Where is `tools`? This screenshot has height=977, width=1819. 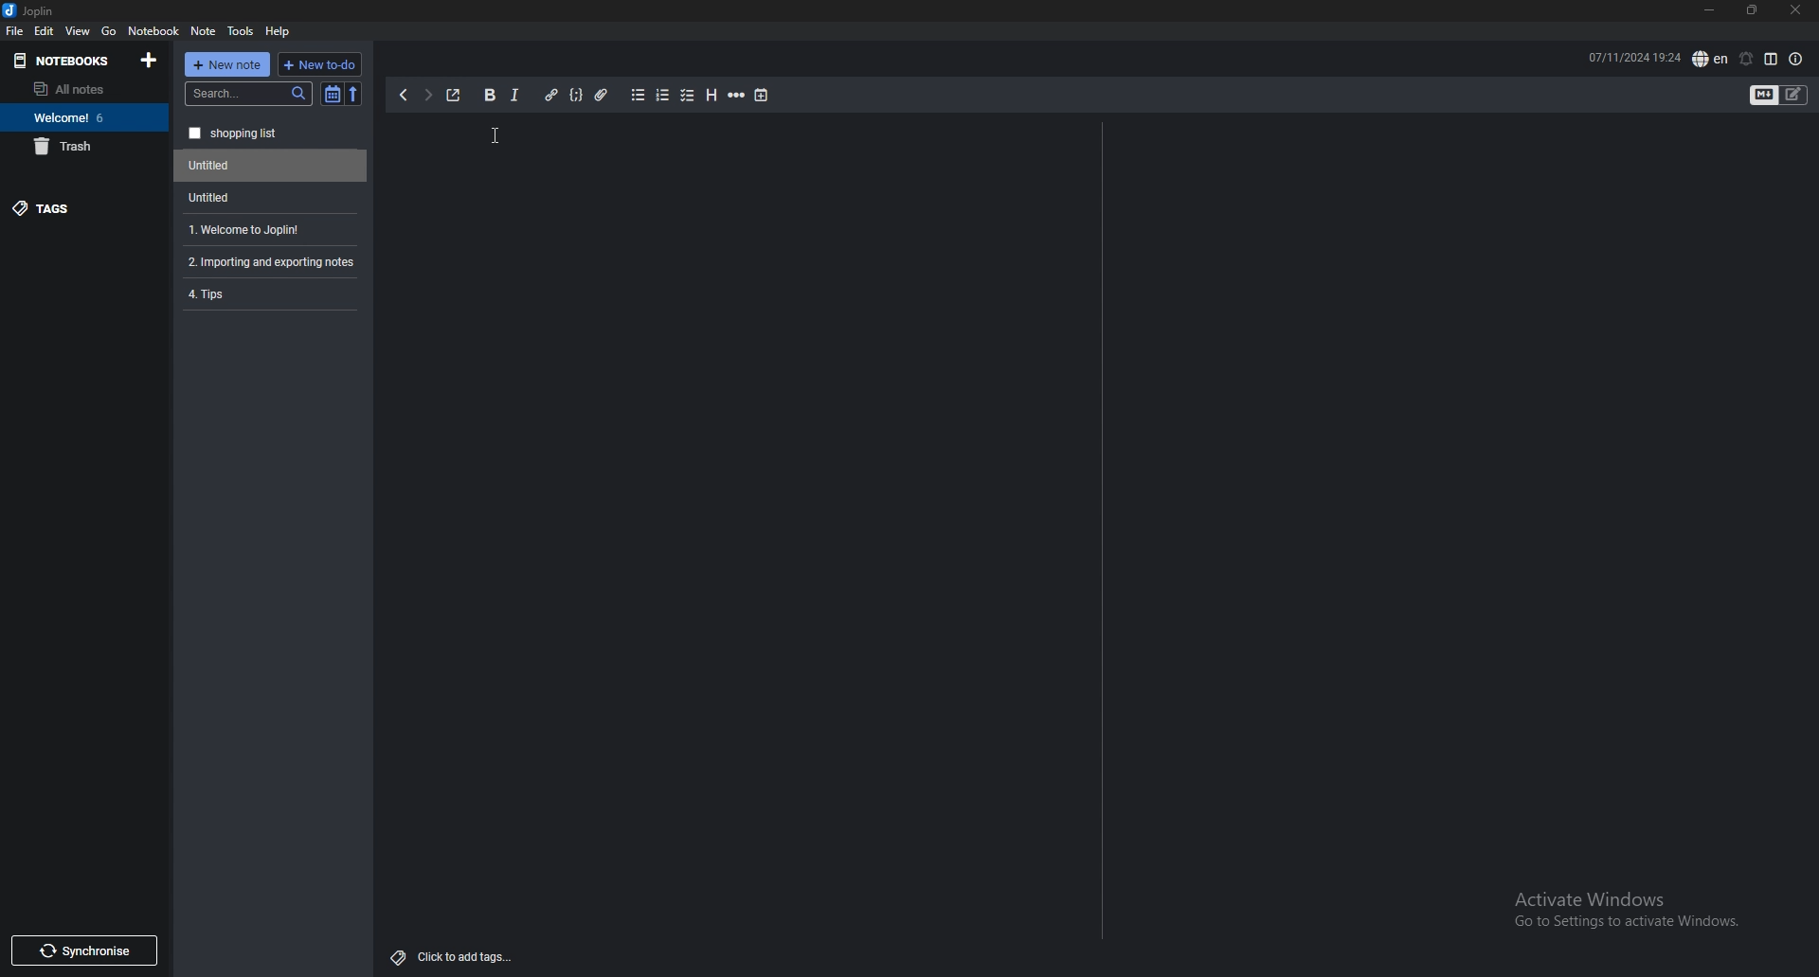
tools is located at coordinates (242, 31).